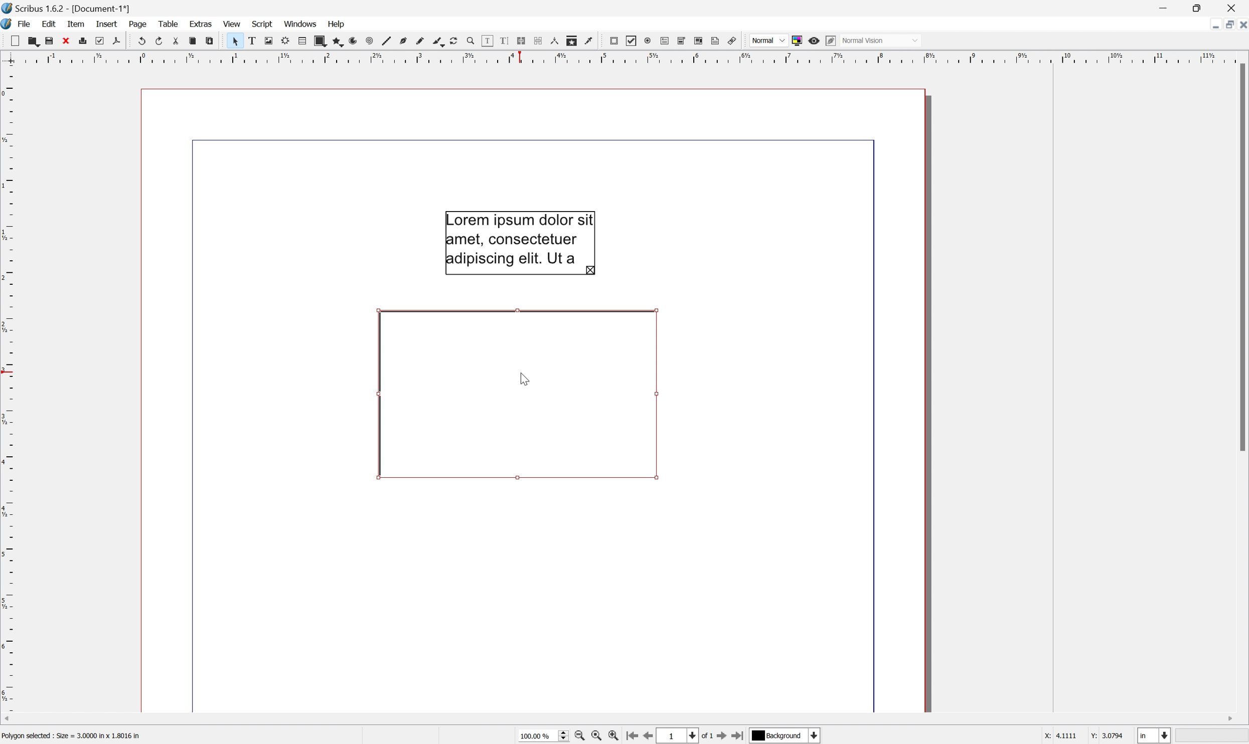 This screenshot has height=744, width=1249. What do you see at coordinates (8, 24) in the screenshot?
I see `Scribus icon` at bounding box center [8, 24].